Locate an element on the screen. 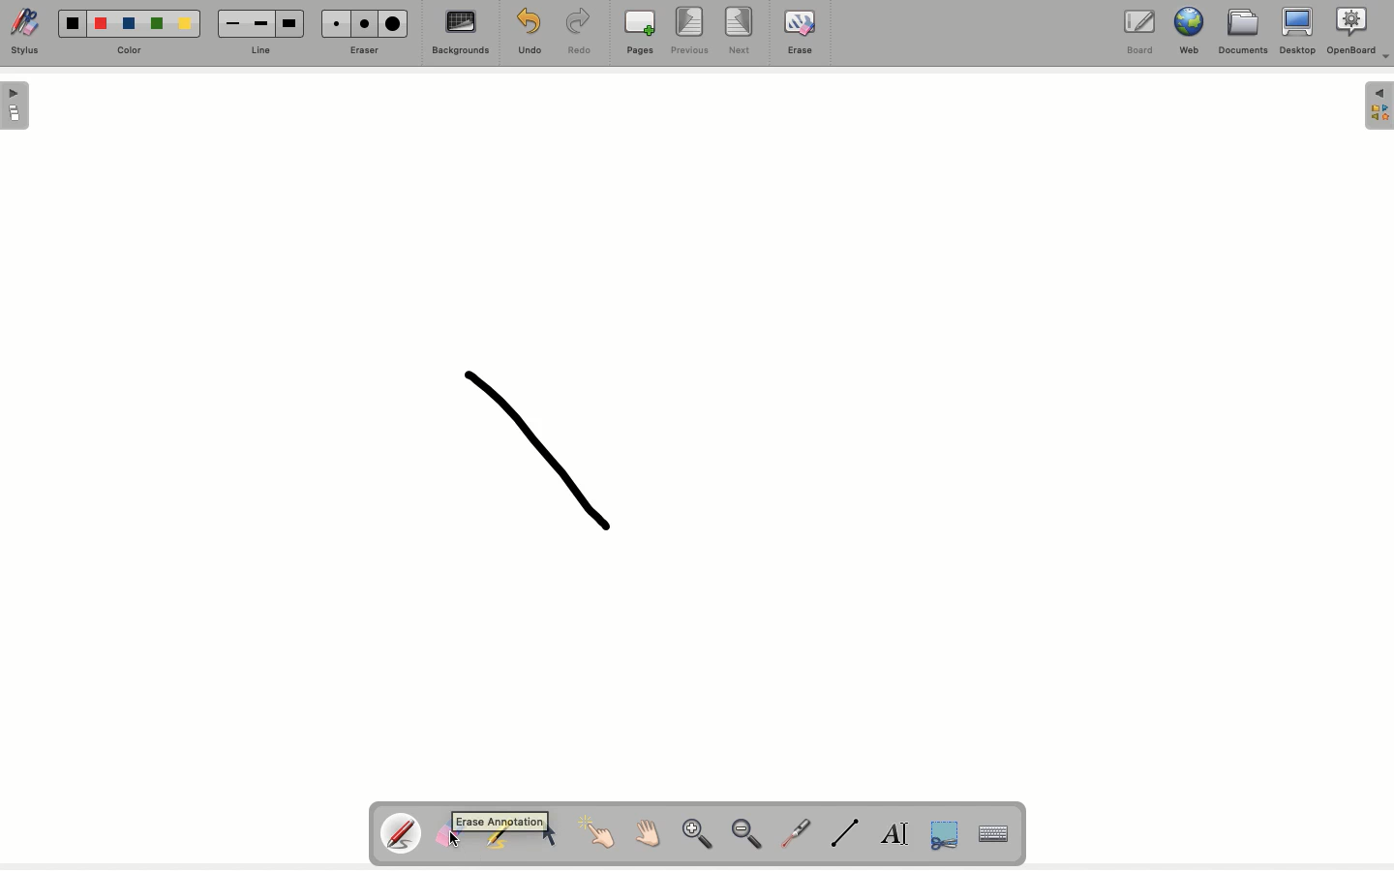 This screenshot has width=1394, height=871. Text is located at coordinates (896, 833).